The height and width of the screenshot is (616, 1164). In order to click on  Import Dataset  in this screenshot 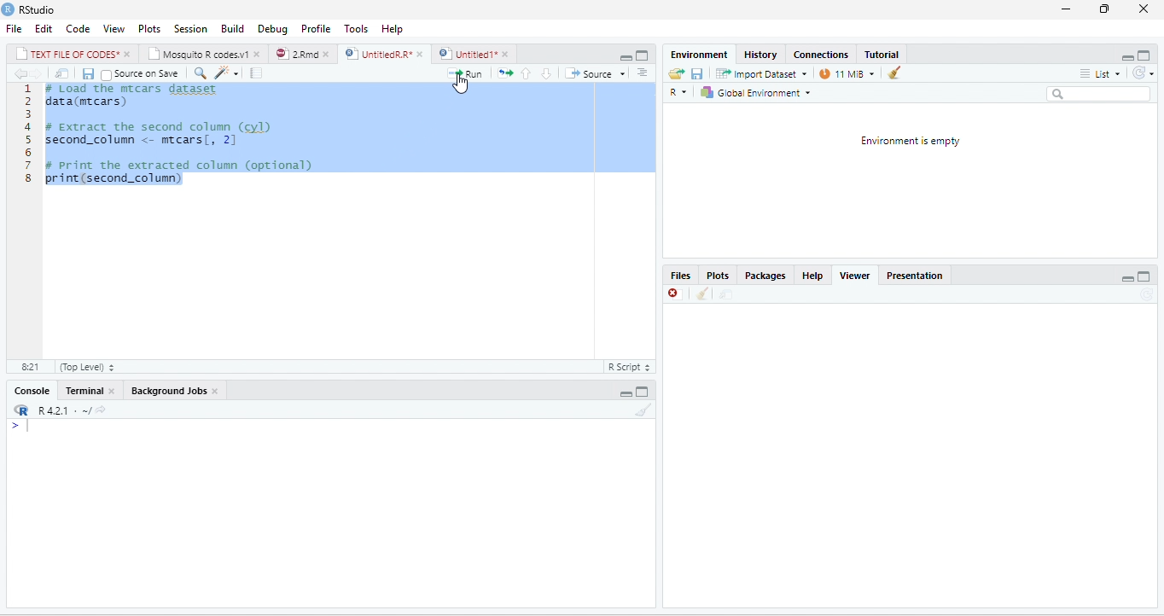, I will do `click(762, 73)`.